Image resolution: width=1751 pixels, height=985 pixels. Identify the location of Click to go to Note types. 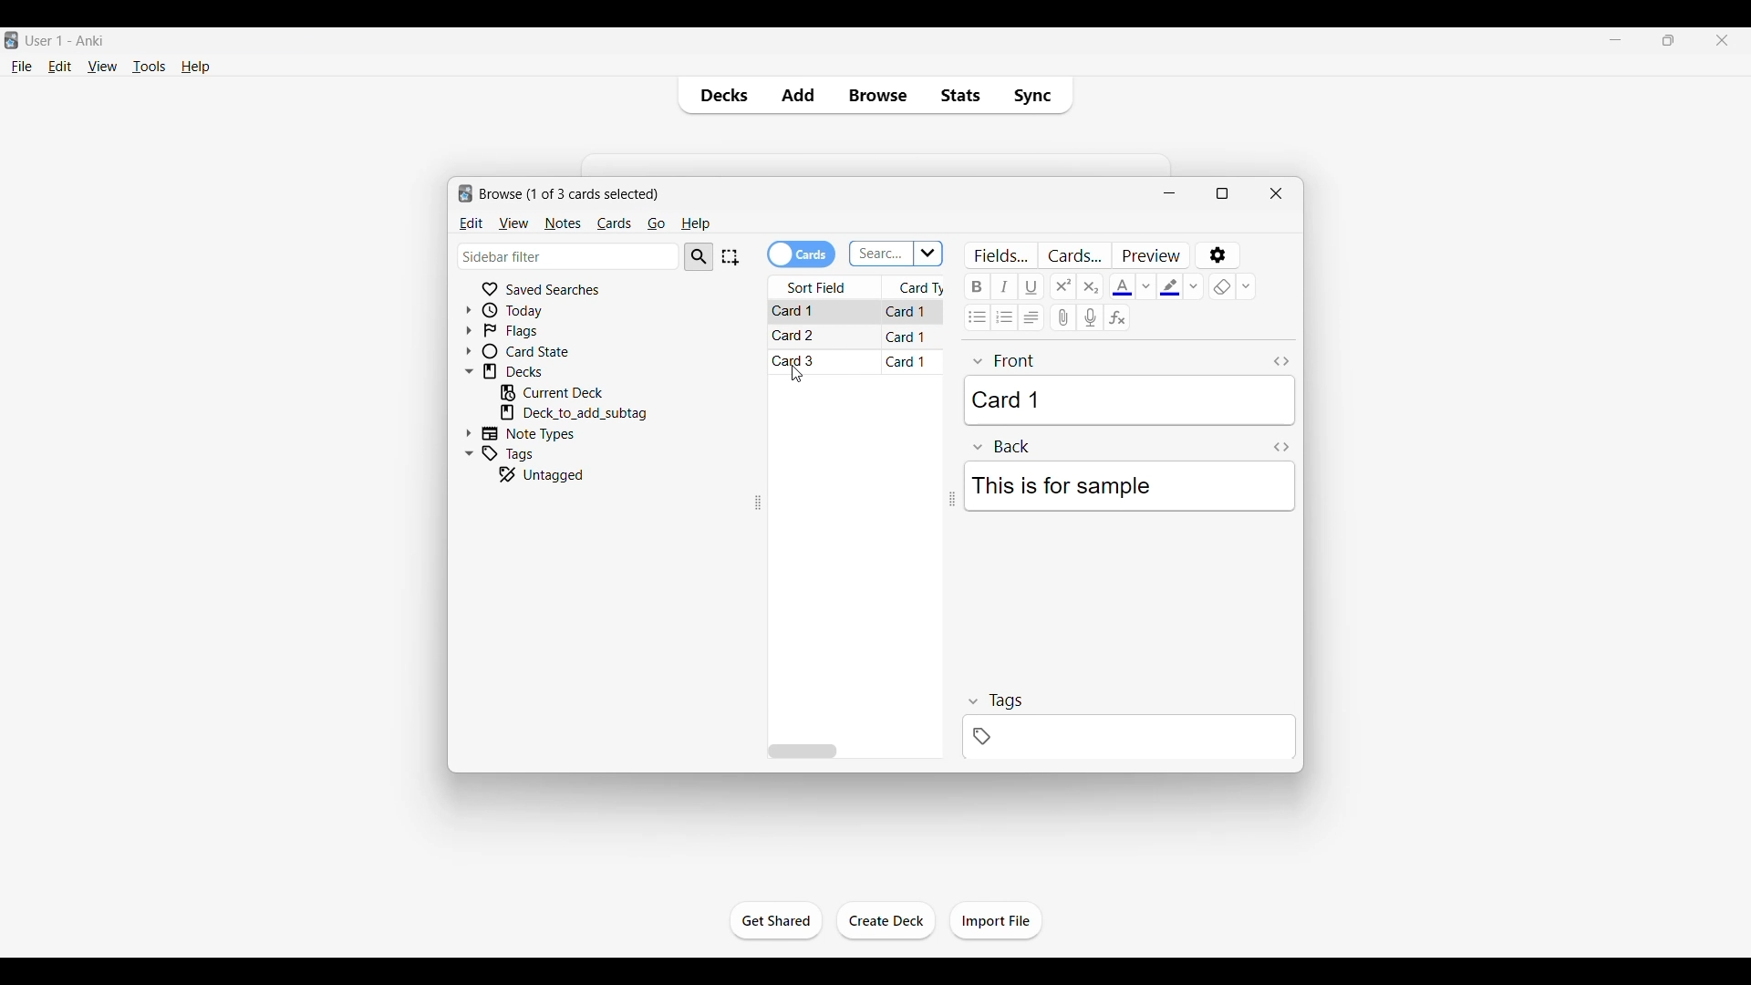
(538, 433).